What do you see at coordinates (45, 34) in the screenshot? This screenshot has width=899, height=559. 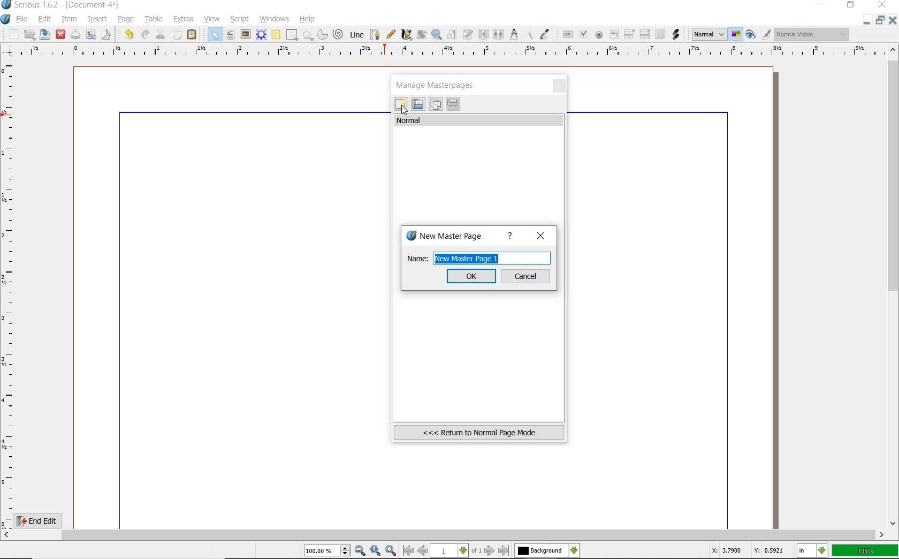 I see `save` at bounding box center [45, 34].